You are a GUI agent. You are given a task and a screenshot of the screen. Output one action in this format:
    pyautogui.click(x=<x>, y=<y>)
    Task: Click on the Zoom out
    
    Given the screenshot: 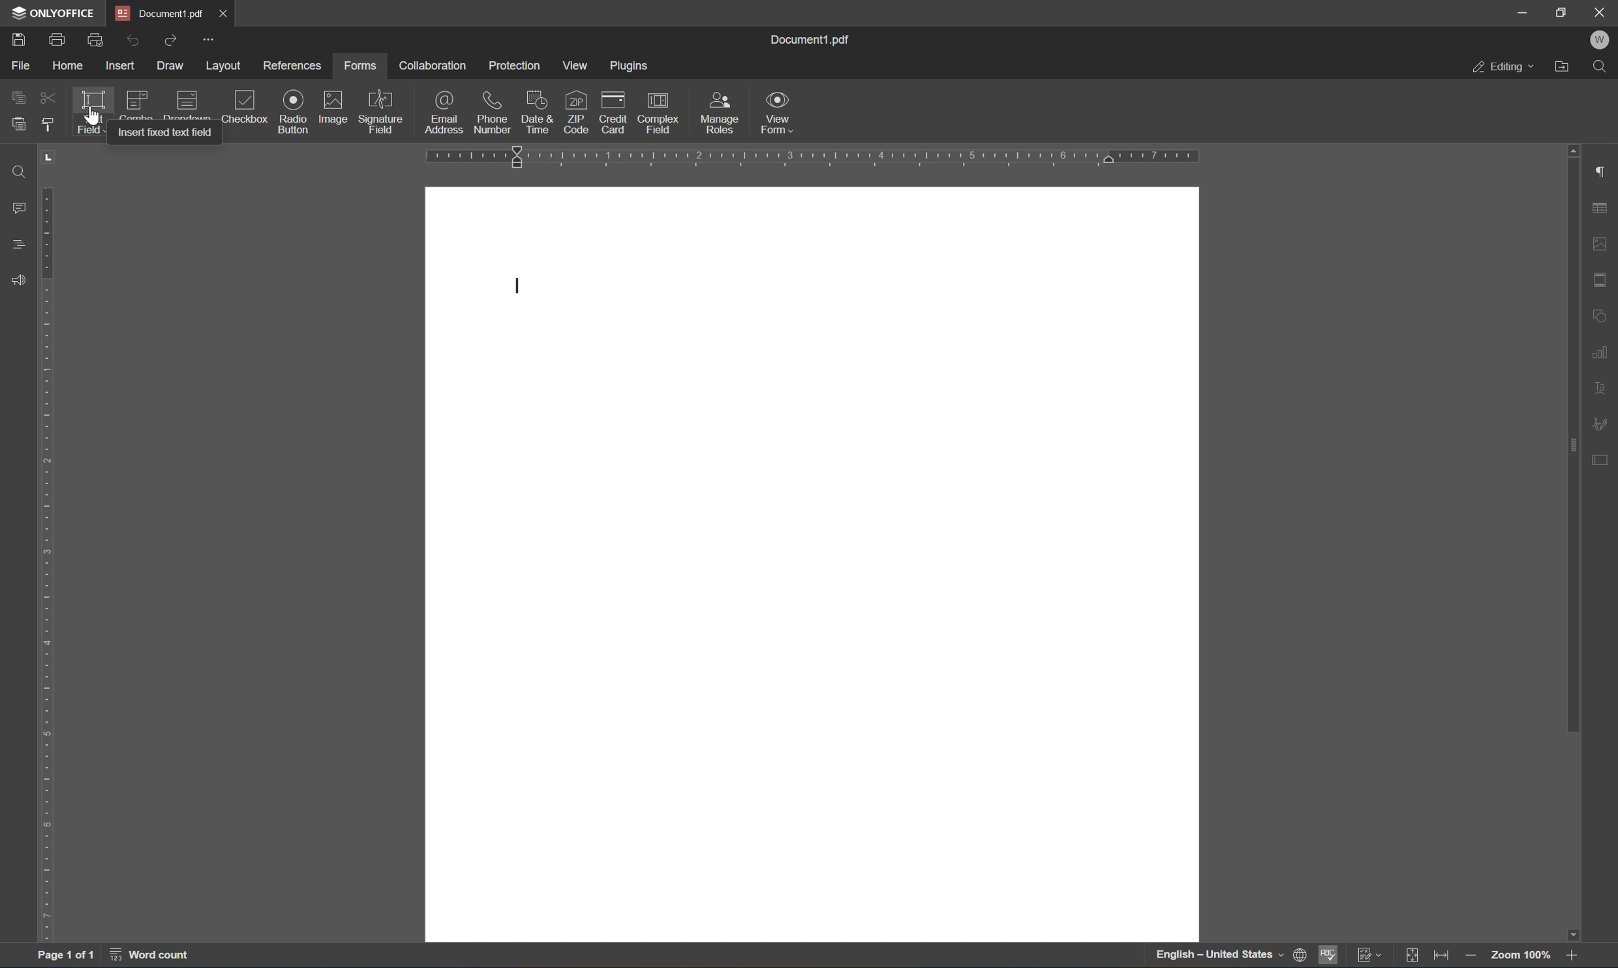 What is the action you would take?
    pyautogui.click(x=1475, y=956)
    